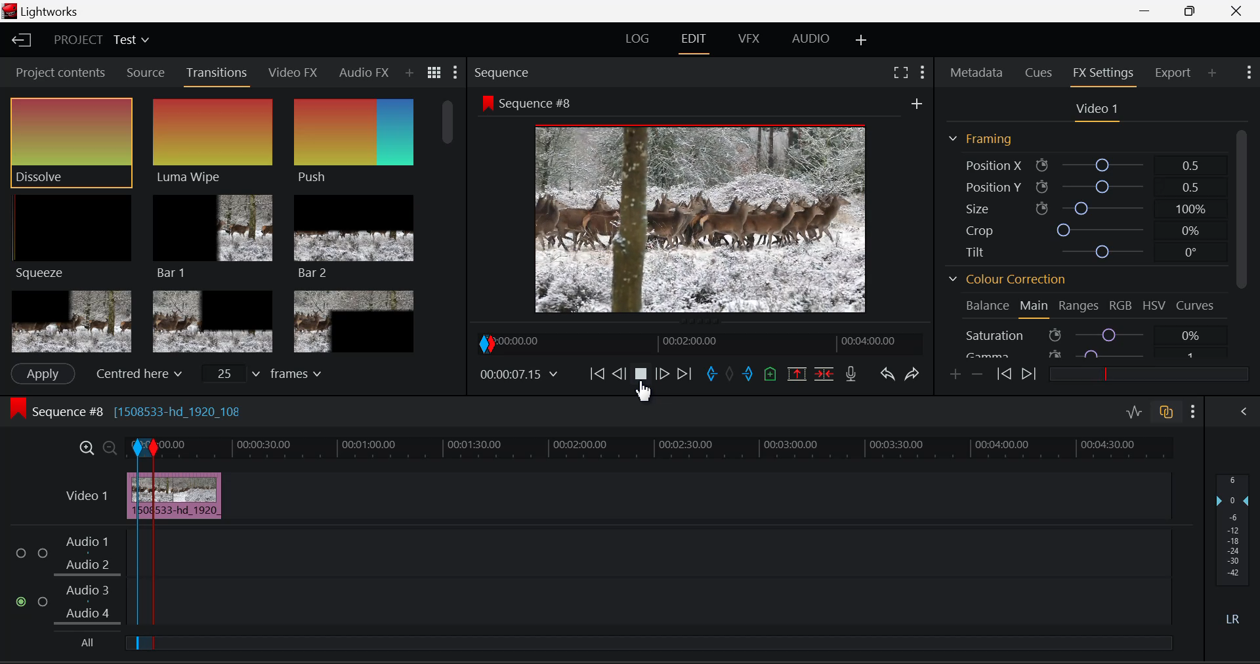 The height and width of the screenshot is (664, 1260). I want to click on EDIT Layout Open, so click(694, 41).